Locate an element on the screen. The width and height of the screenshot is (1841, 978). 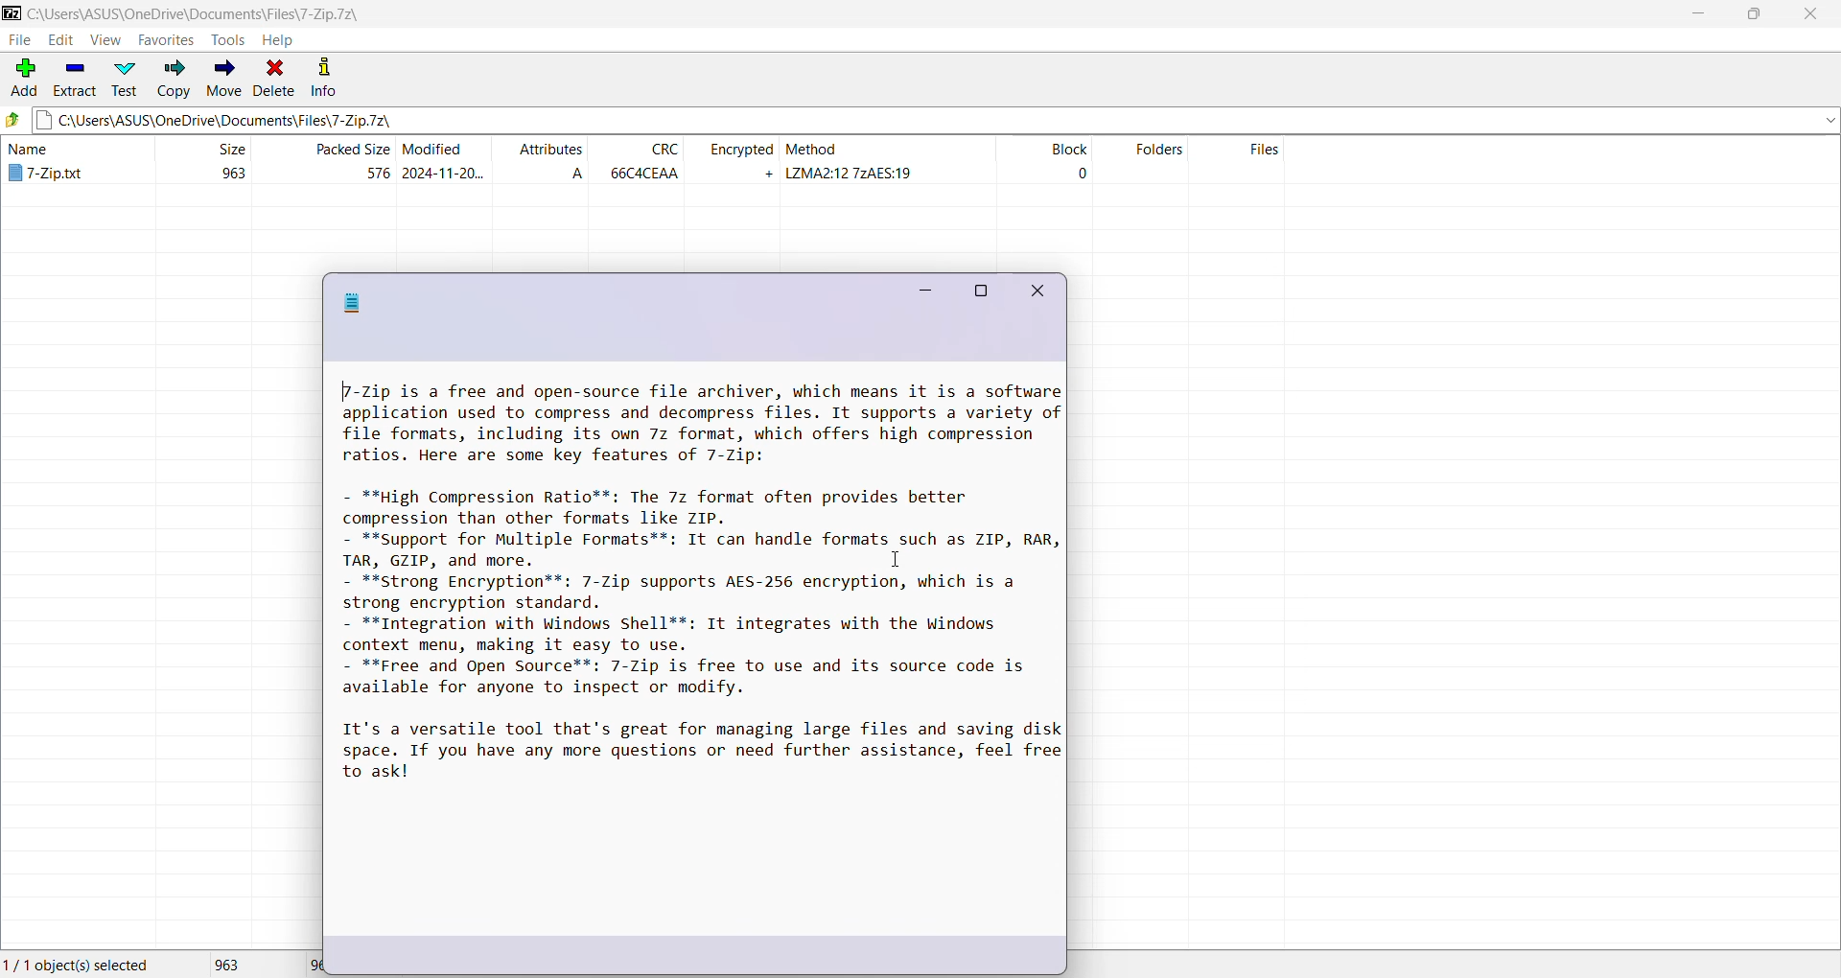
Minimize is located at coordinates (923, 289).